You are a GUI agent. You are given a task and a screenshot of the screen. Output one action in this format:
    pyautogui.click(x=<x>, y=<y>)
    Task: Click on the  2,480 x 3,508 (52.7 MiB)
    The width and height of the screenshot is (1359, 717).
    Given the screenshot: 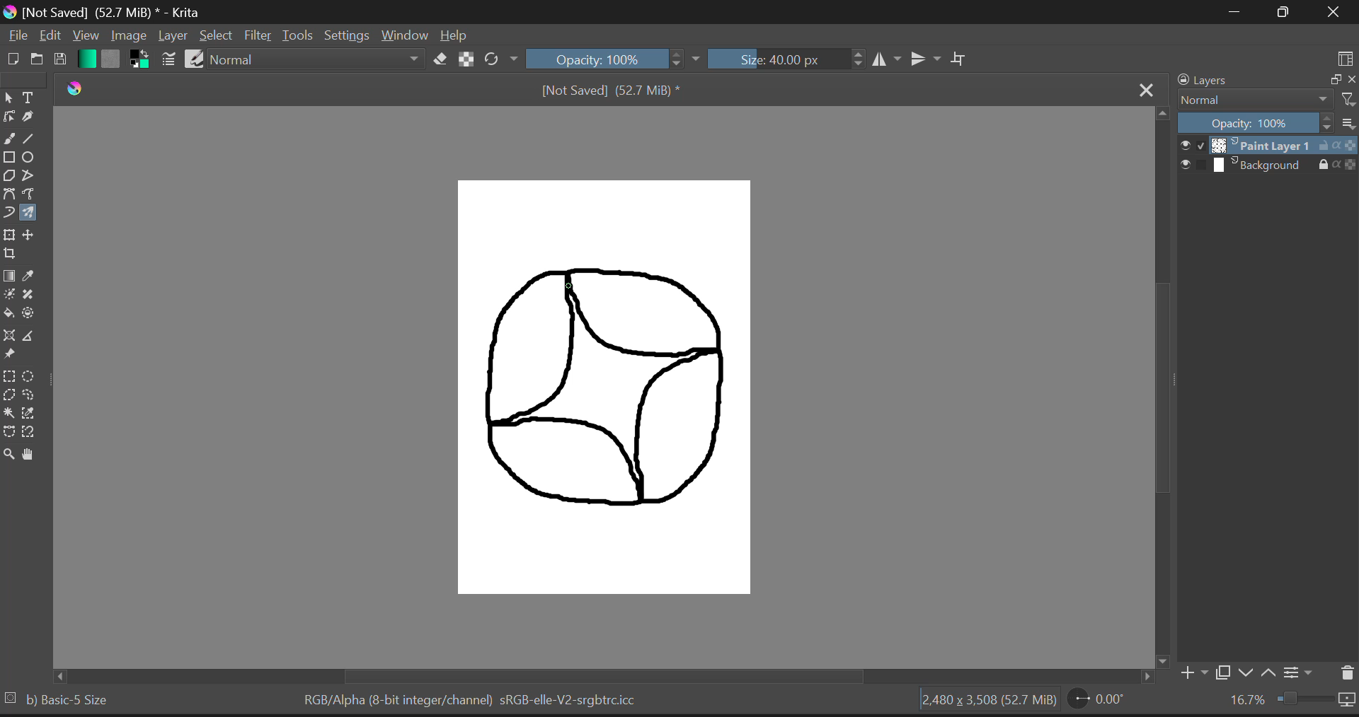 What is the action you would take?
    pyautogui.click(x=985, y=701)
    